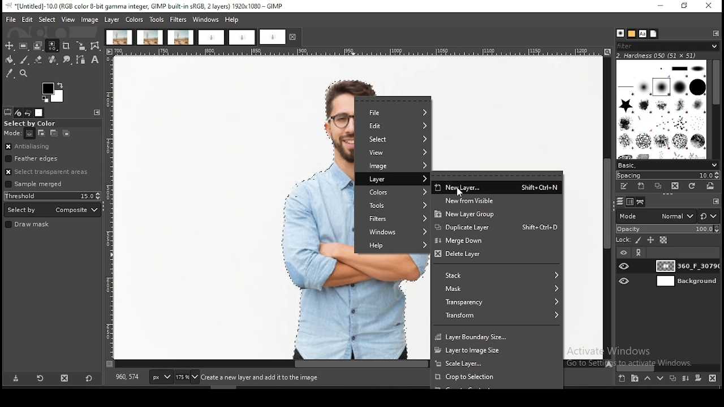 Image resolution: width=724 pixels, height=407 pixels. Describe the element at coordinates (643, 34) in the screenshot. I see `fonts` at that location.